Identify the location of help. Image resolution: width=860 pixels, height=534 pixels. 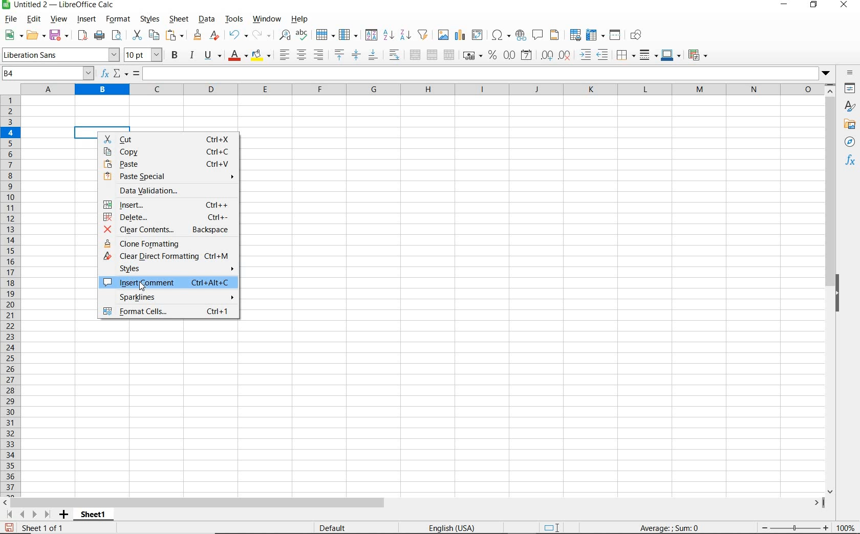
(298, 19).